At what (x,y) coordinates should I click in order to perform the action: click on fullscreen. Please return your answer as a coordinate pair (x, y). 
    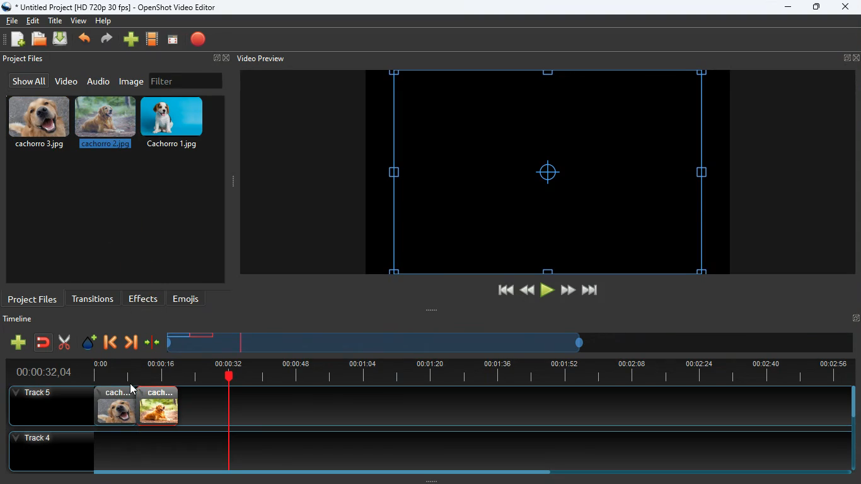
    Looking at the image, I should click on (852, 58).